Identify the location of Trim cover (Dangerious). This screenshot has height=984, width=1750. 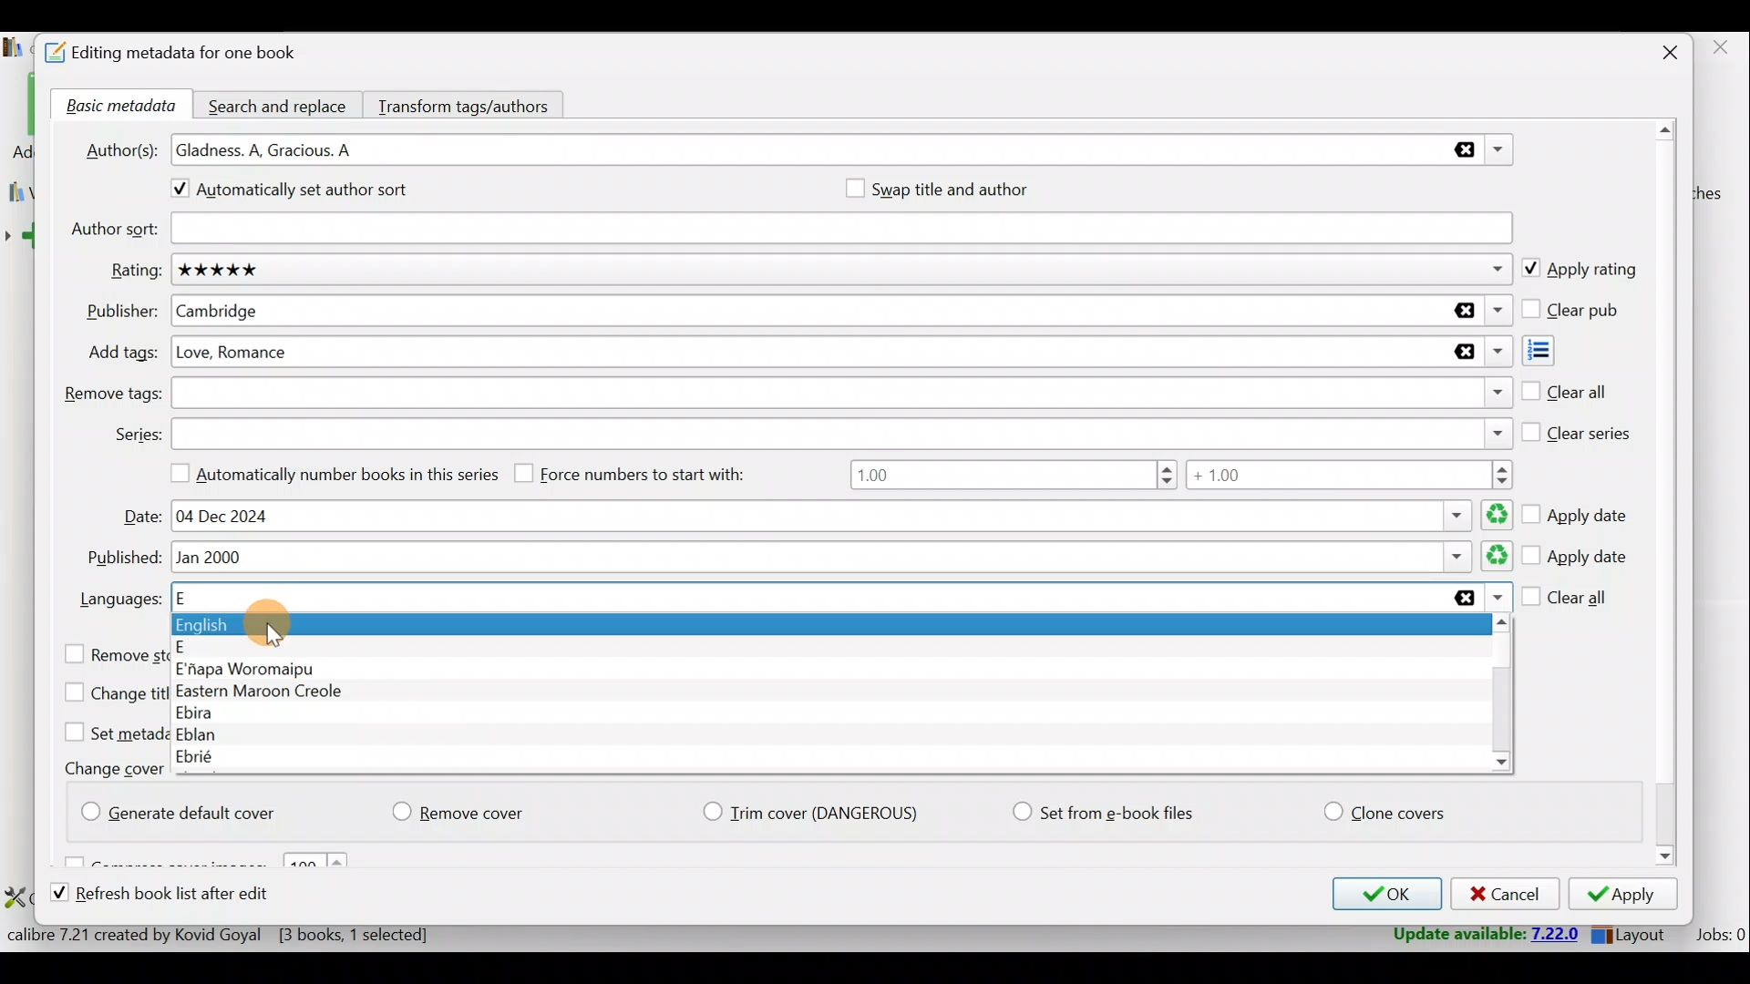
(816, 815).